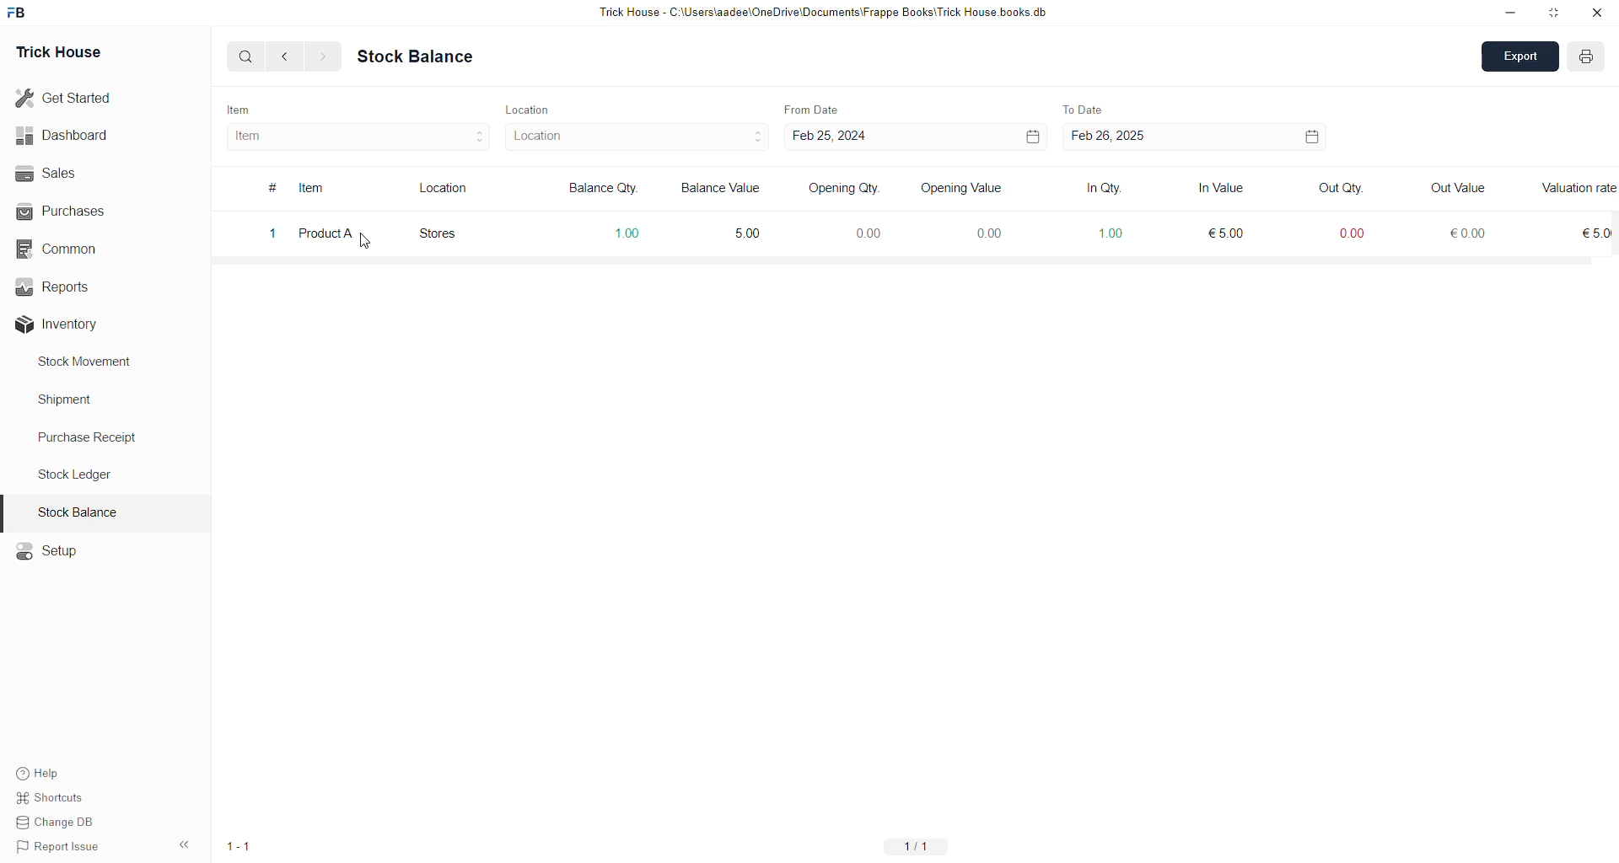 The image size is (1619, 863). I want to click on Change DB, so click(57, 823).